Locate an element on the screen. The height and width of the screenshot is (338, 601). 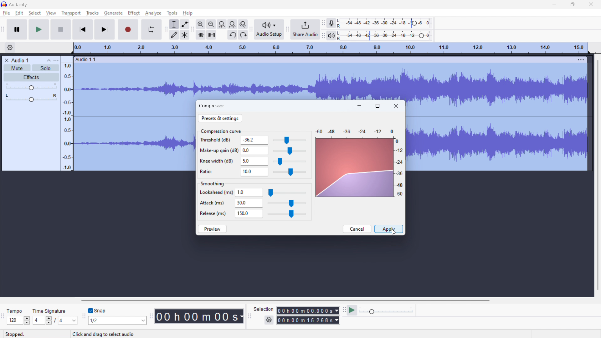
selection toolbar is located at coordinates (249, 316).